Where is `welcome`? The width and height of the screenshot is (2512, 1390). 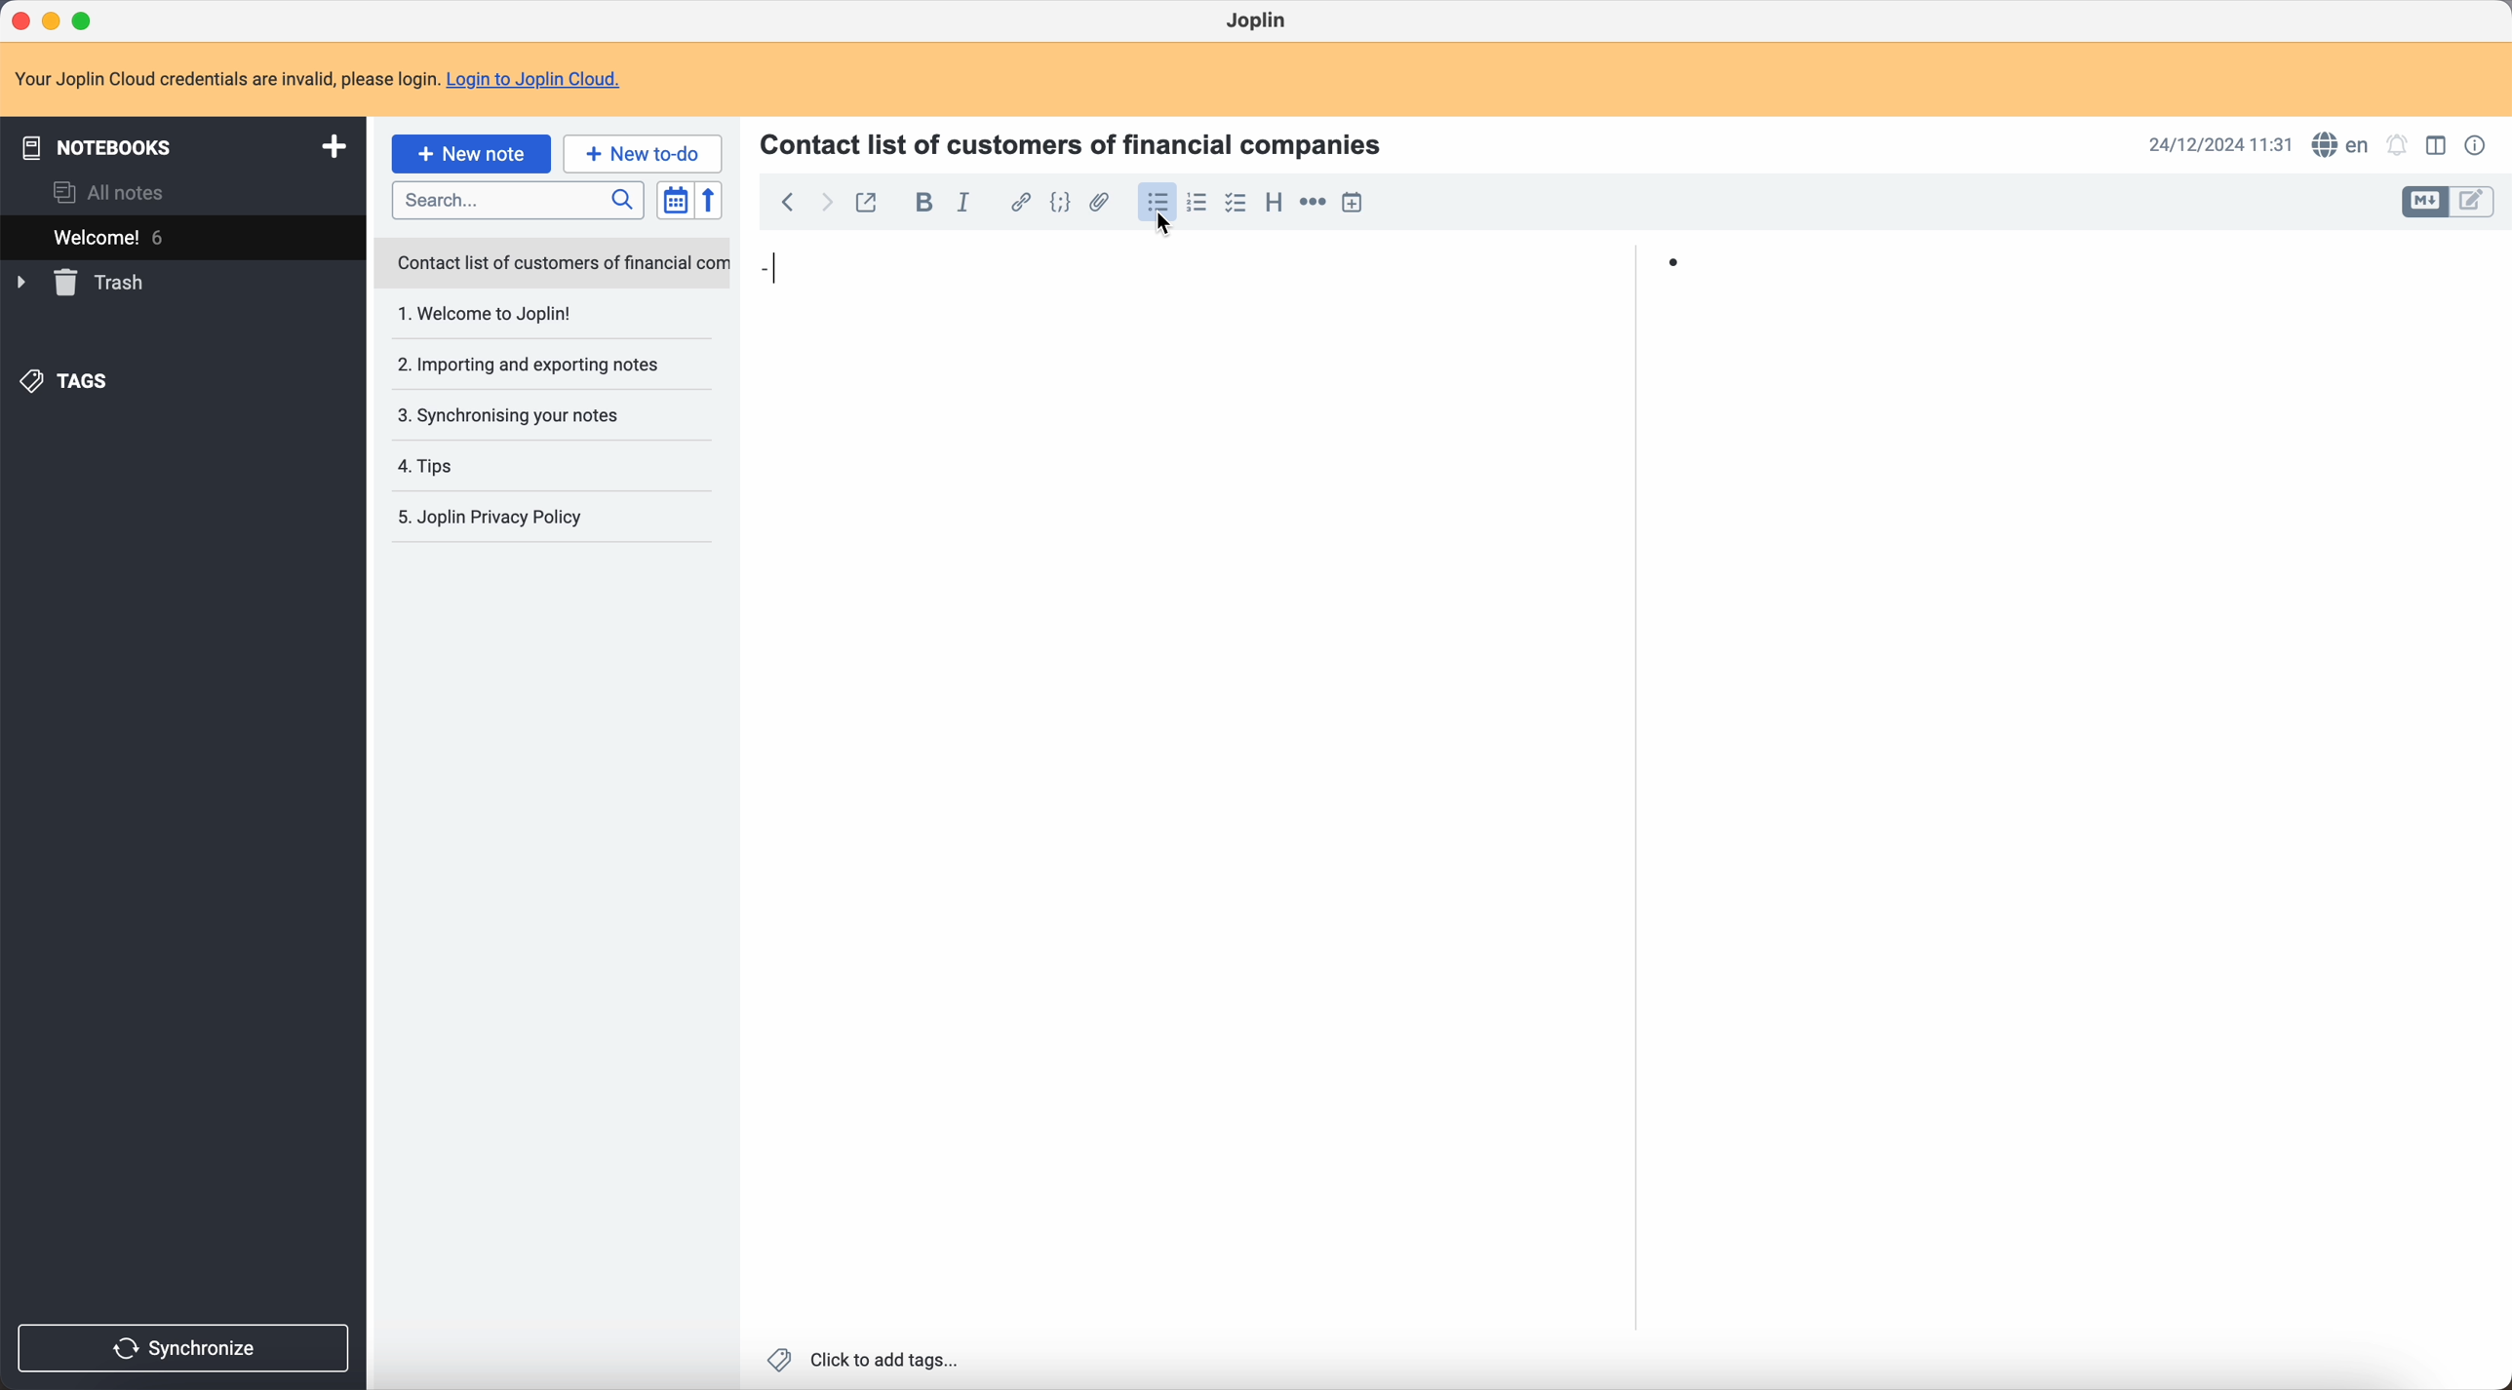
welcome is located at coordinates (165, 236).